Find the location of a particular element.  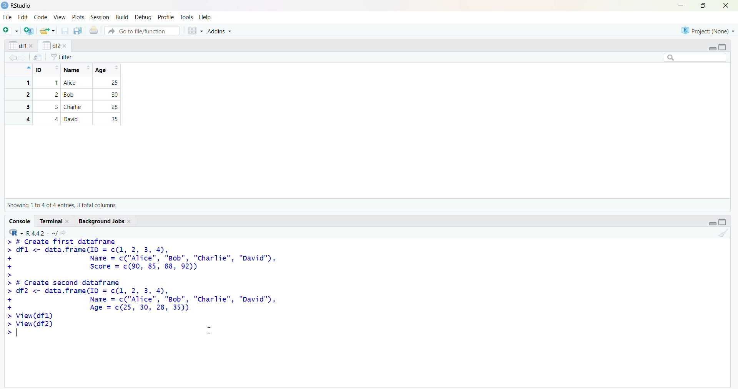

send is located at coordinates (38, 57).